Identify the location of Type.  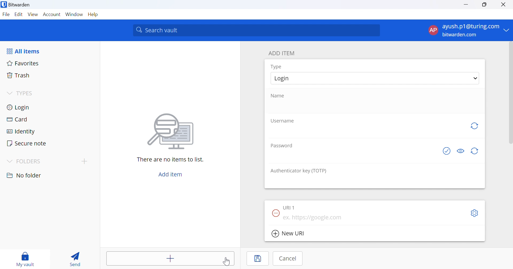
(277, 67).